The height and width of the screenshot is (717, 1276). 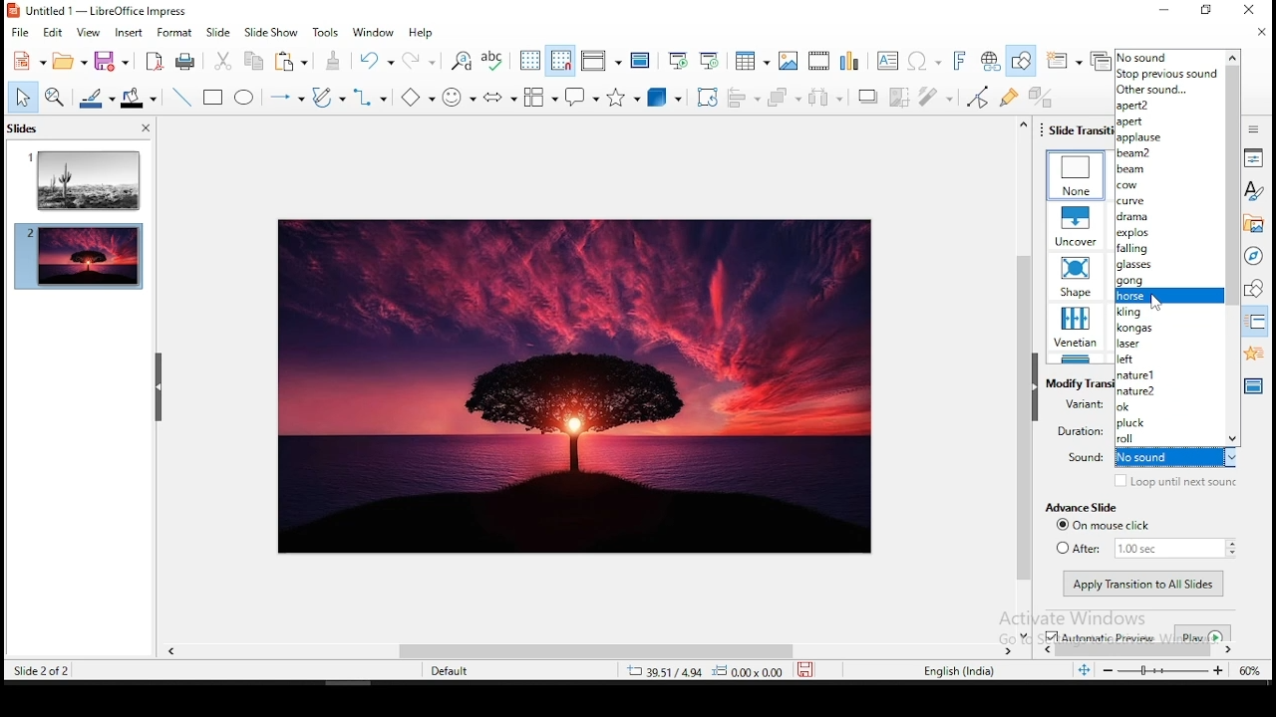 I want to click on slide 2 of 2, so click(x=40, y=673).